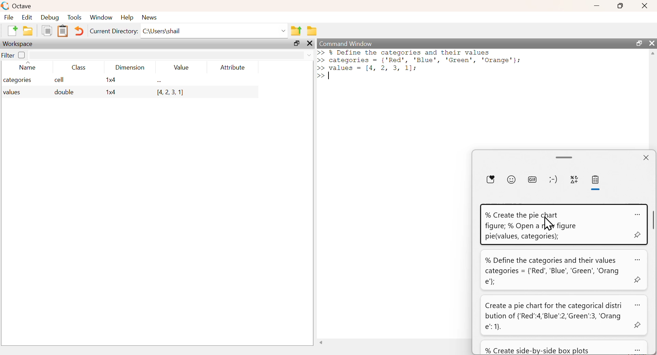 This screenshot has width=657, height=355. I want to click on more options, so click(638, 349).